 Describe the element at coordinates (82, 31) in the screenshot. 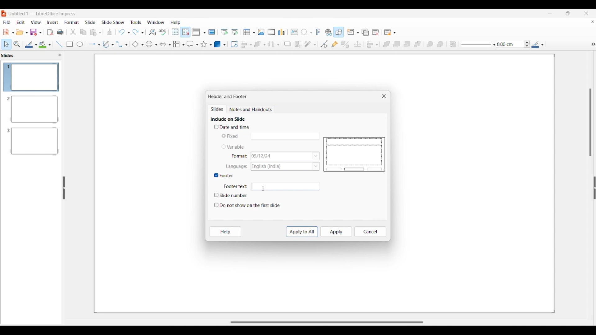

I see `Copy` at that location.